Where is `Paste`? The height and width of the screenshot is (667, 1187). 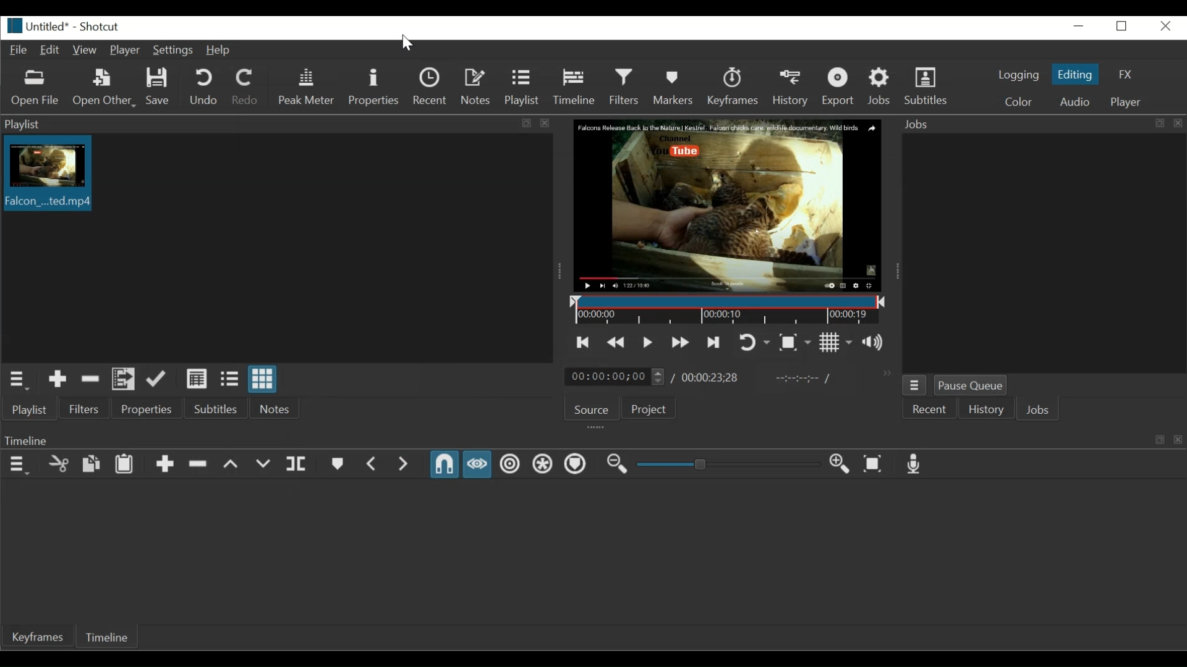
Paste is located at coordinates (126, 464).